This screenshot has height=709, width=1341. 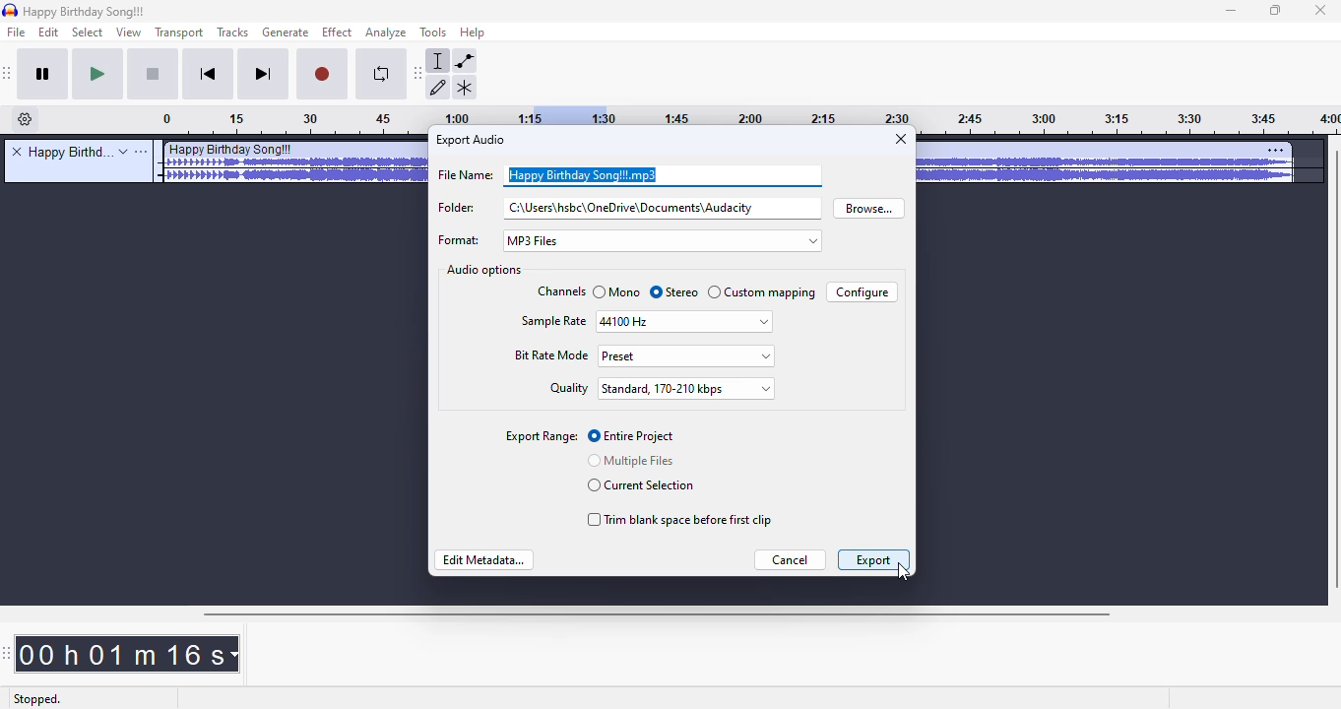 I want to click on timeline, so click(x=761, y=115).